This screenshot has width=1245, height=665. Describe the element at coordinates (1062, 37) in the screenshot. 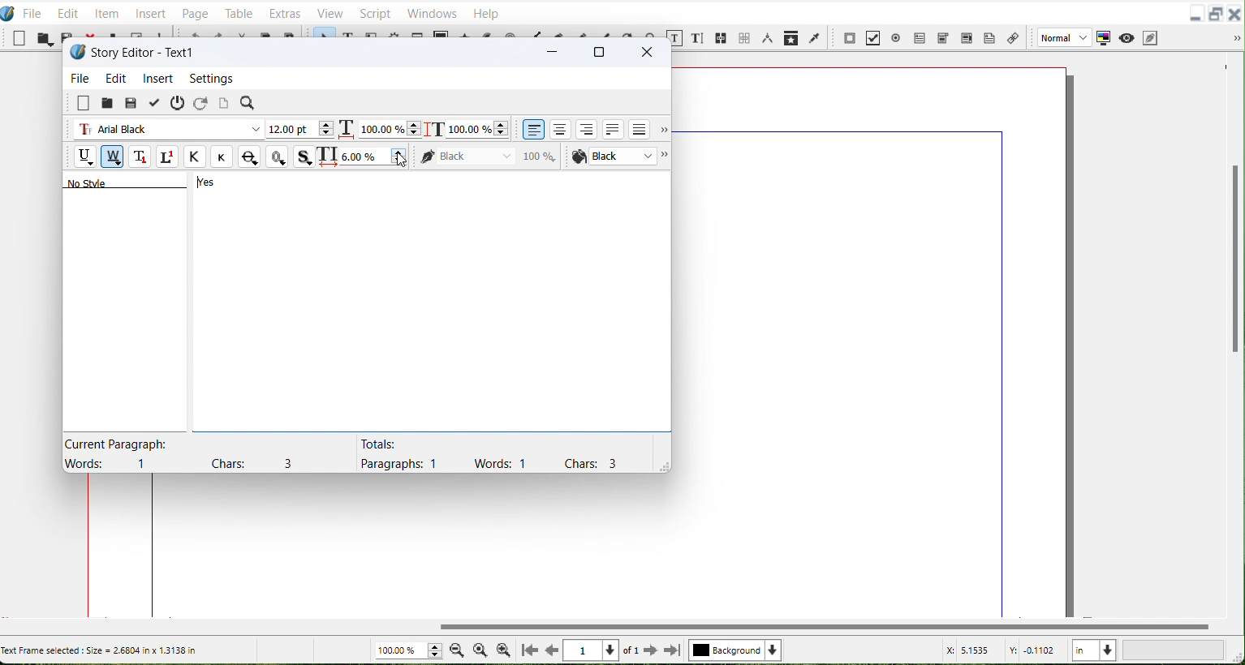

I see `Image Preview Quality` at that location.